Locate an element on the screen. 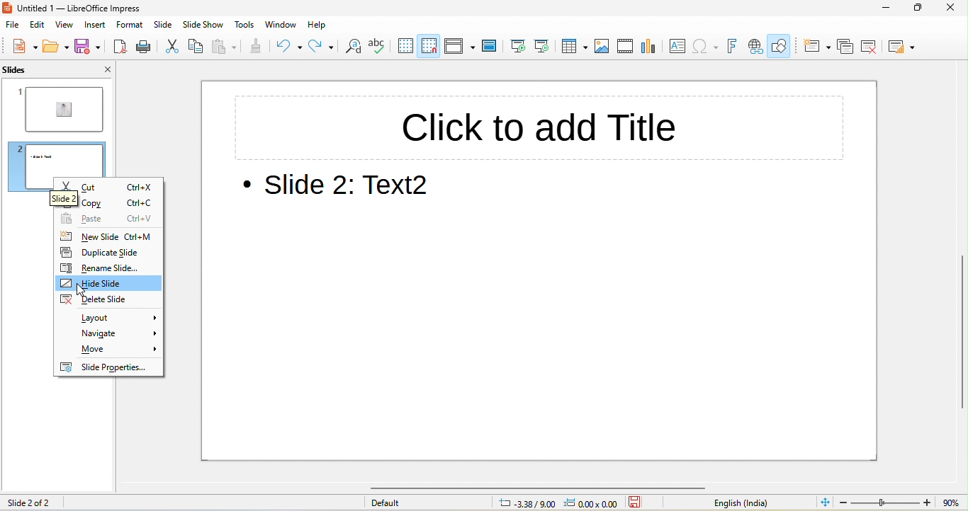 This screenshot has height=511, width=968. horizontal scroll bar is located at coordinates (551, 487).